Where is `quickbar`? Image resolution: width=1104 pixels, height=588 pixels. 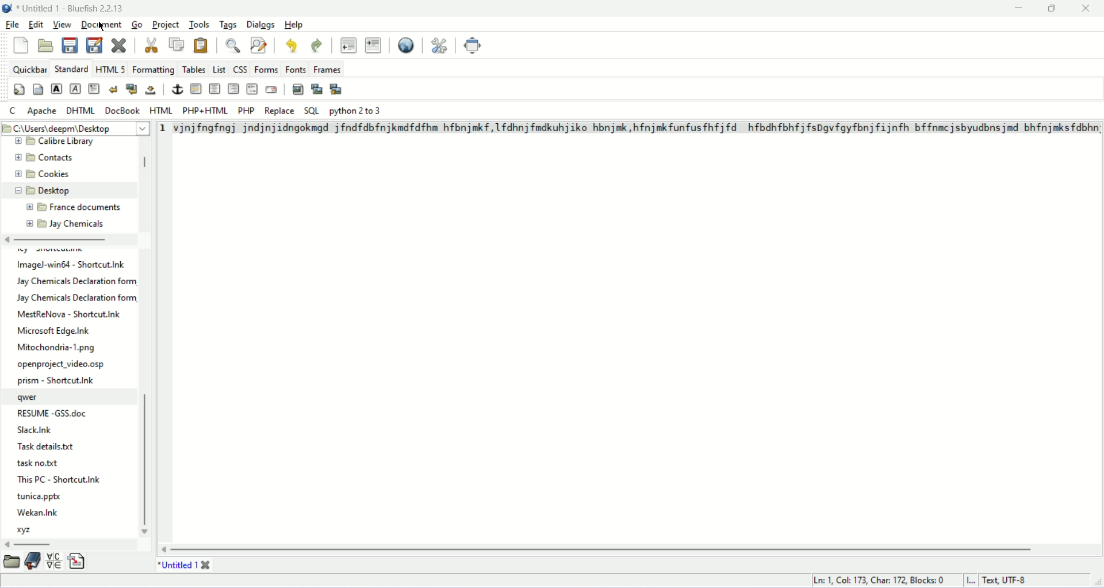
quickbar is located at coordinates (30, 68).